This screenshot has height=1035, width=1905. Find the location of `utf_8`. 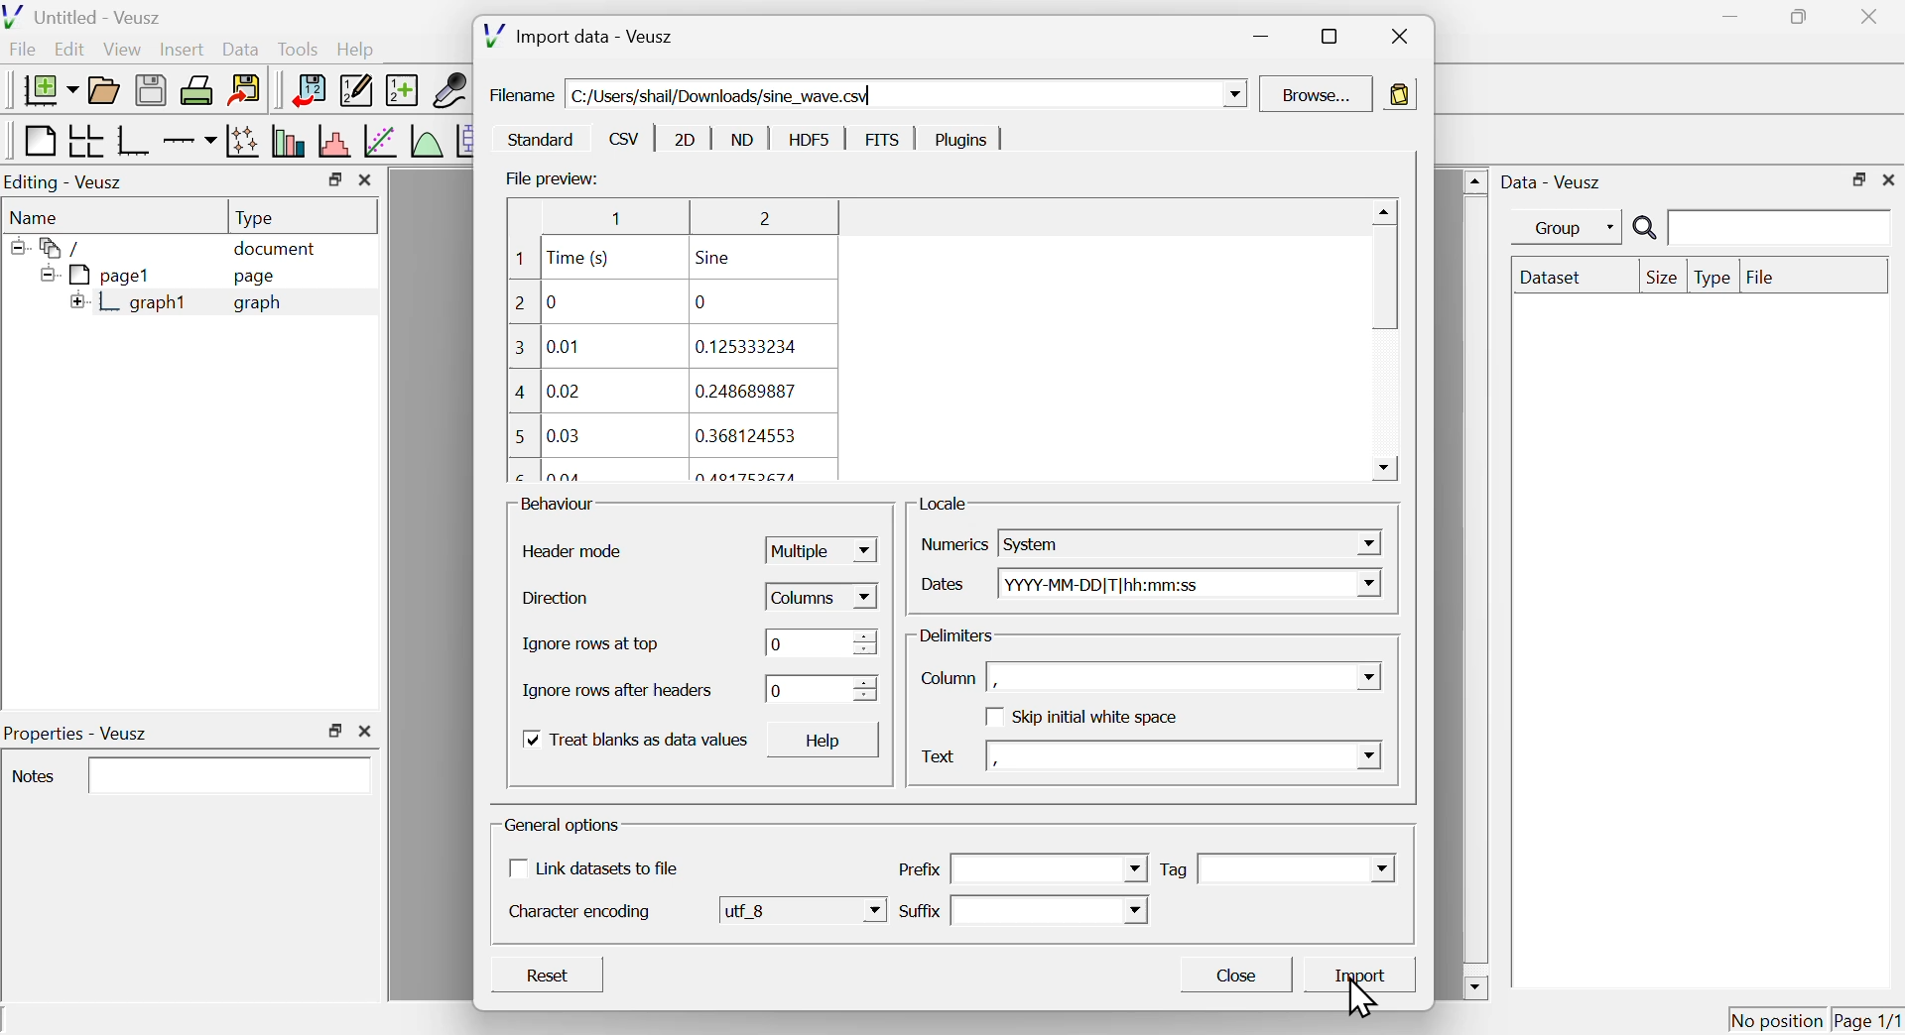

utf_8 is located at coordinates (803, 911).